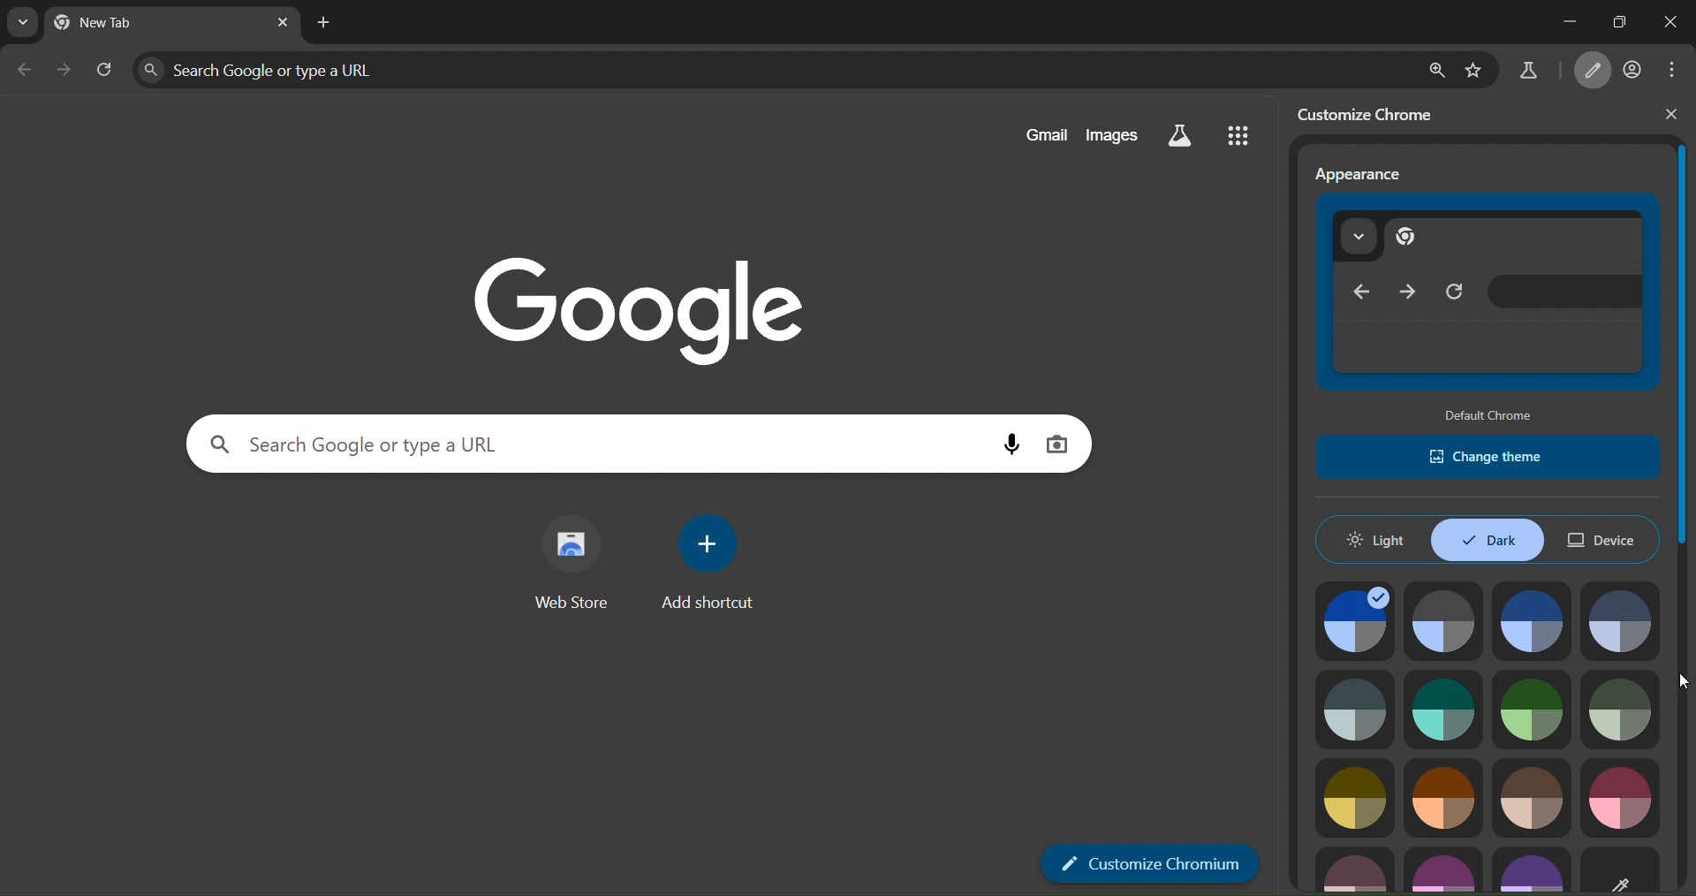 The height and width of the screenshot is (896, 1696). I want to click on change theme, so click(1491, 457).